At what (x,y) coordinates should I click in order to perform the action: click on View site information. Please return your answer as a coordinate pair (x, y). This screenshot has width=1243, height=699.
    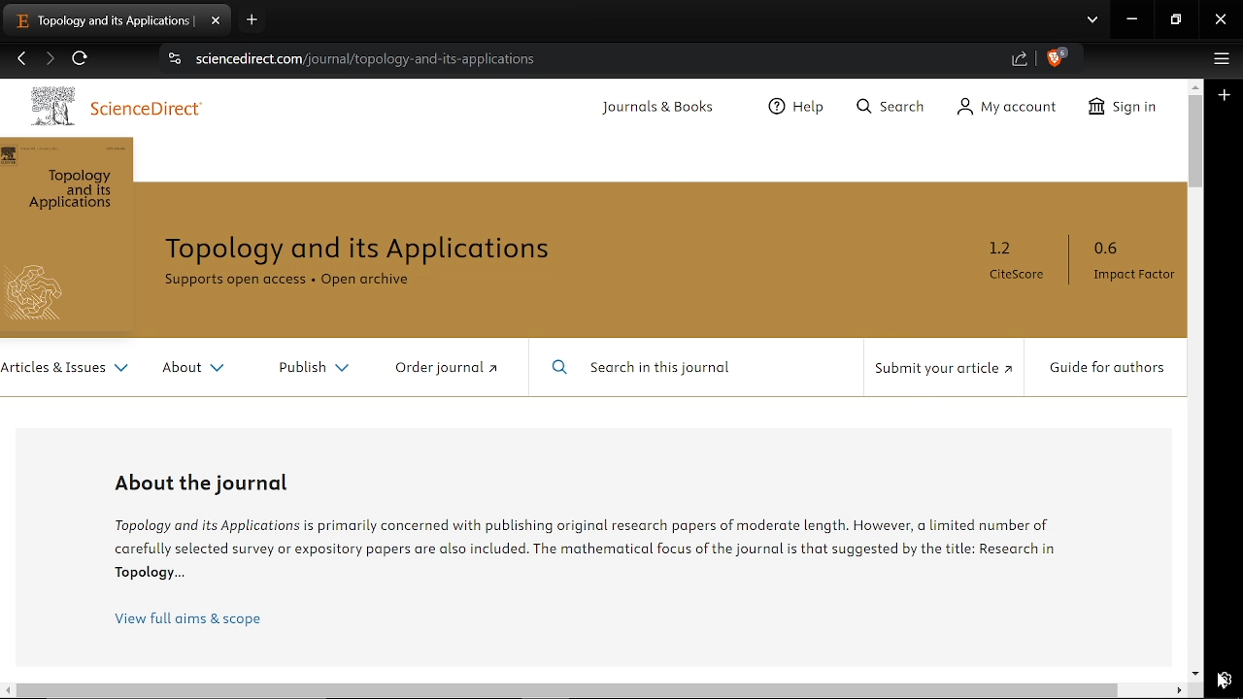
    Looking at the image, I should click on (173, 60).